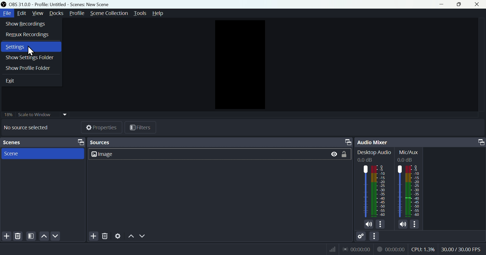  What do you see at coordinates (19, 48) in the screenshot?
I see `Settings` at bounding box center [19, 48].